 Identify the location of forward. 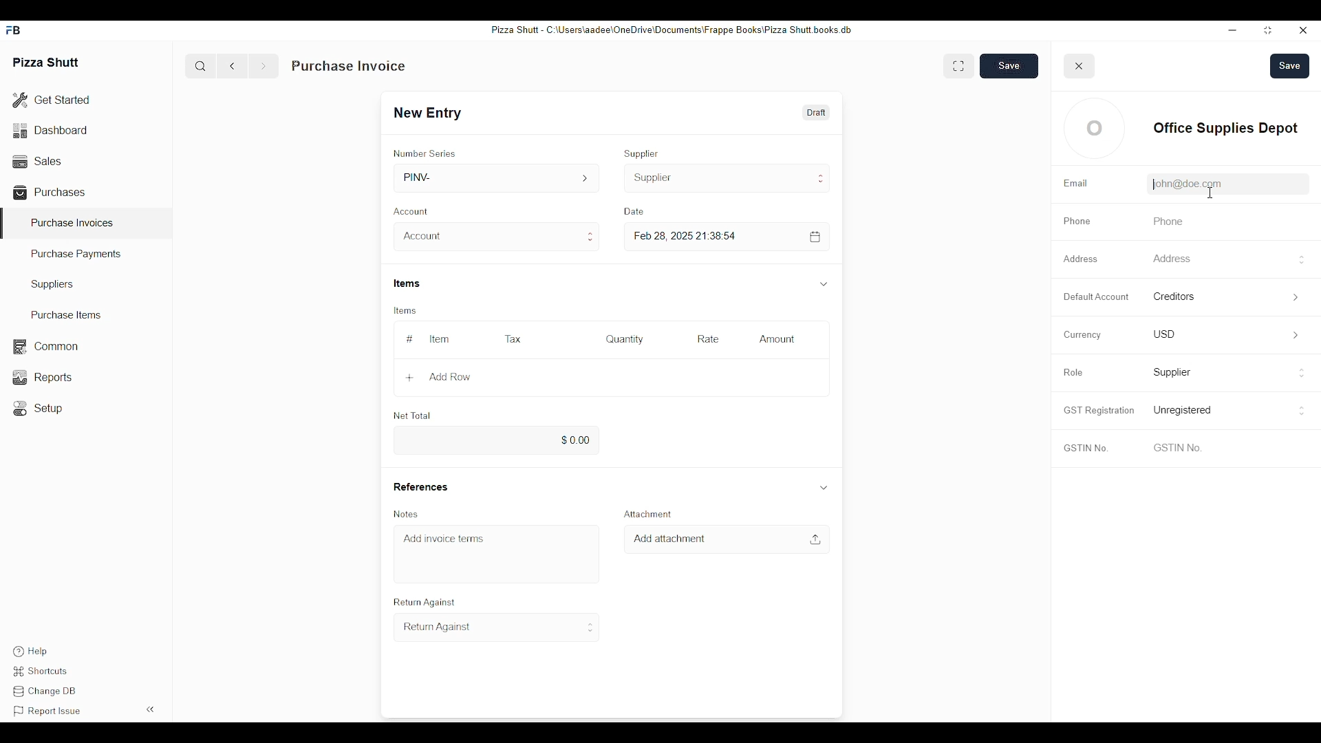
(263, 66).